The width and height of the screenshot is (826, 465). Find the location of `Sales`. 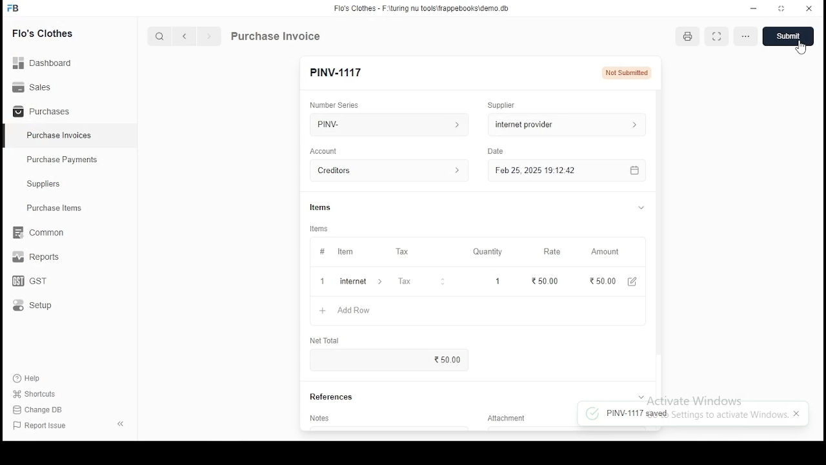

Sales is located at coordinates (35, 86).